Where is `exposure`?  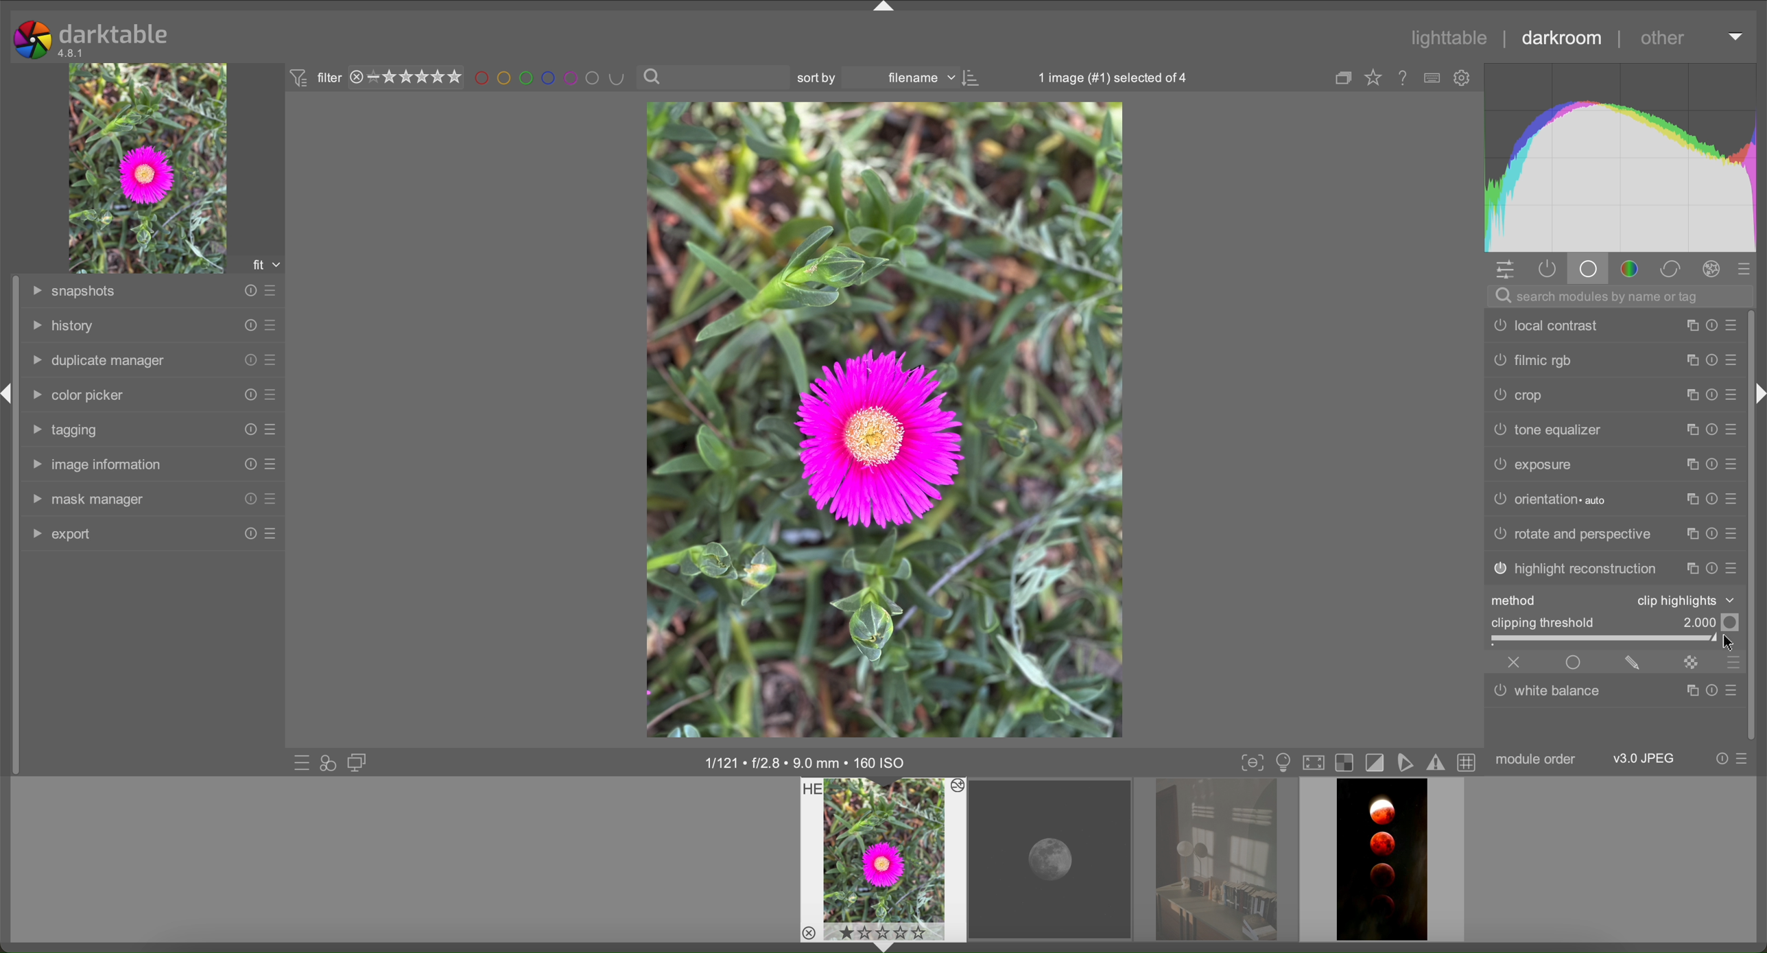
exposure is located at coordinates (1532, 464).